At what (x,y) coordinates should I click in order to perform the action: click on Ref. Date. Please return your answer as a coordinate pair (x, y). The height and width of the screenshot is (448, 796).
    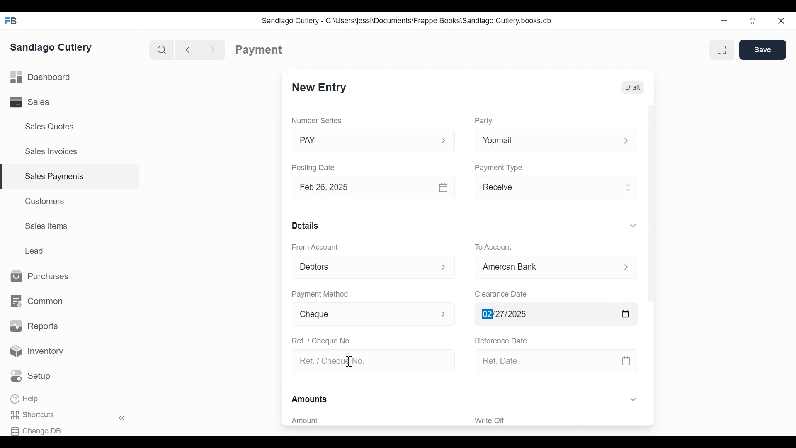
    Looking at the image, I should click on (545, 361).